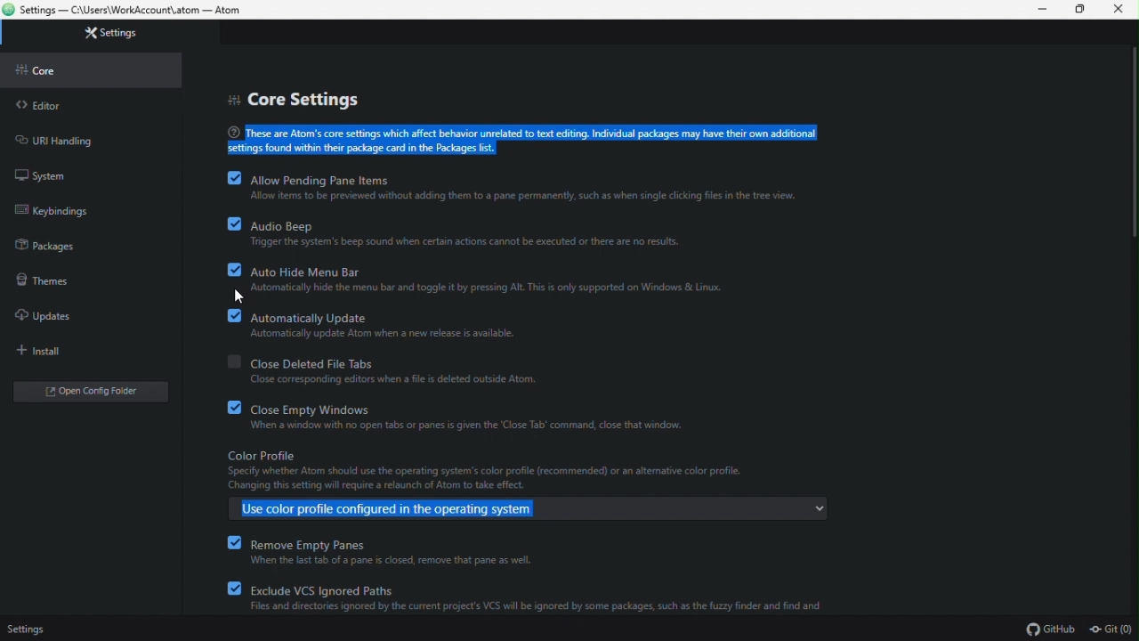  I want to click on open folder, so click(86, 392).